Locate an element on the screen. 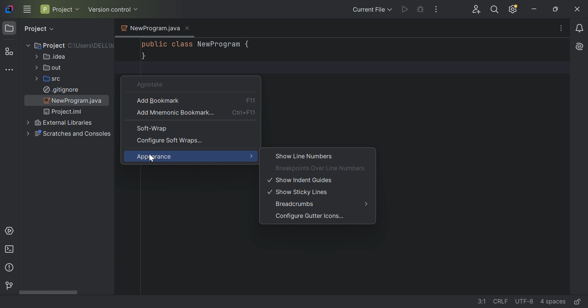  Project is located at coordinates (35, 29).